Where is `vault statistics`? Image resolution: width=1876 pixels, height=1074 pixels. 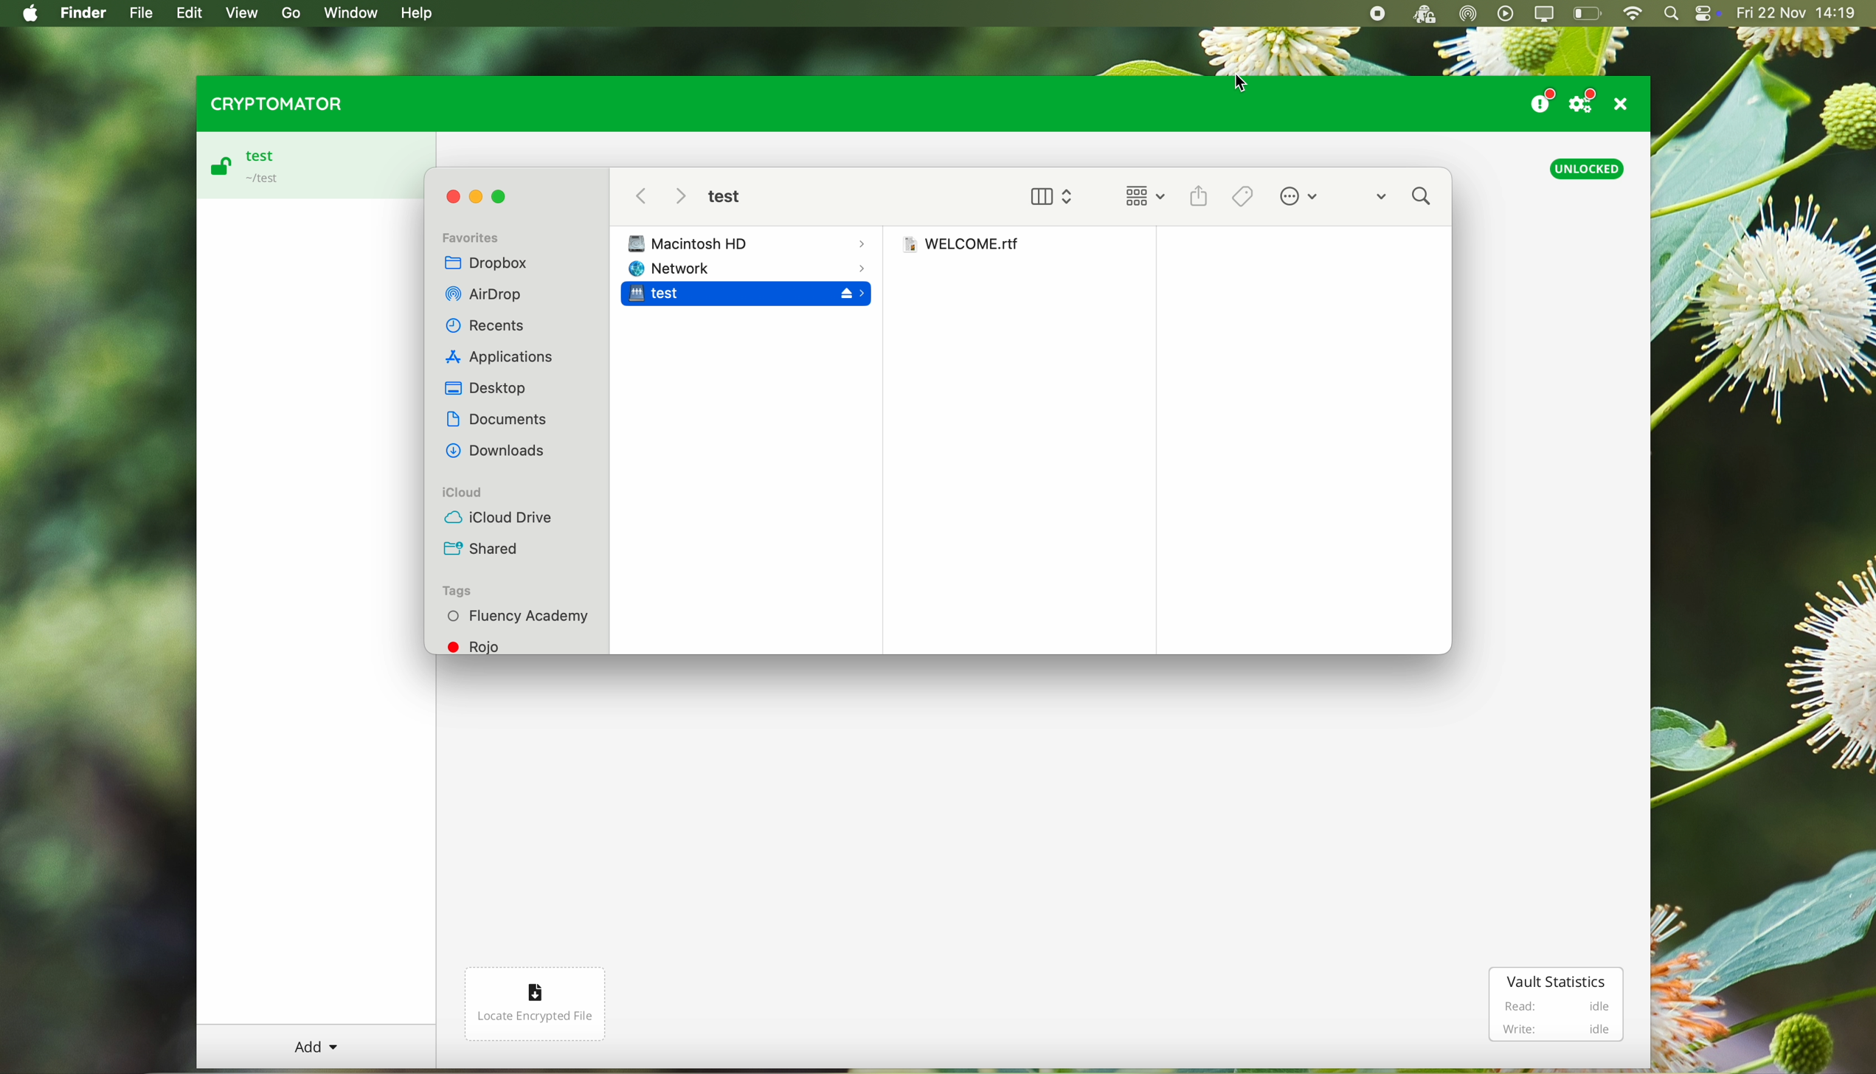
vault statistics is located at coordinates (1554, 980).